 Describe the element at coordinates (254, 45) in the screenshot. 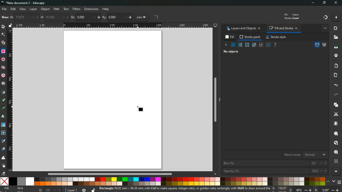

I see `window` at that location.